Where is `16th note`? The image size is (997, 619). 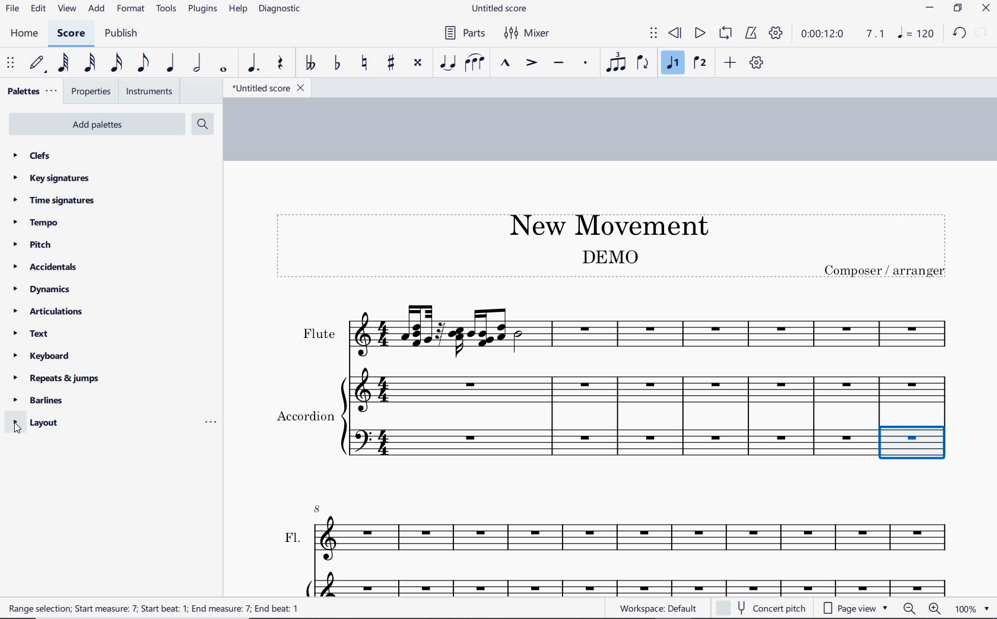 16th note is located at coordinates (117, 63).